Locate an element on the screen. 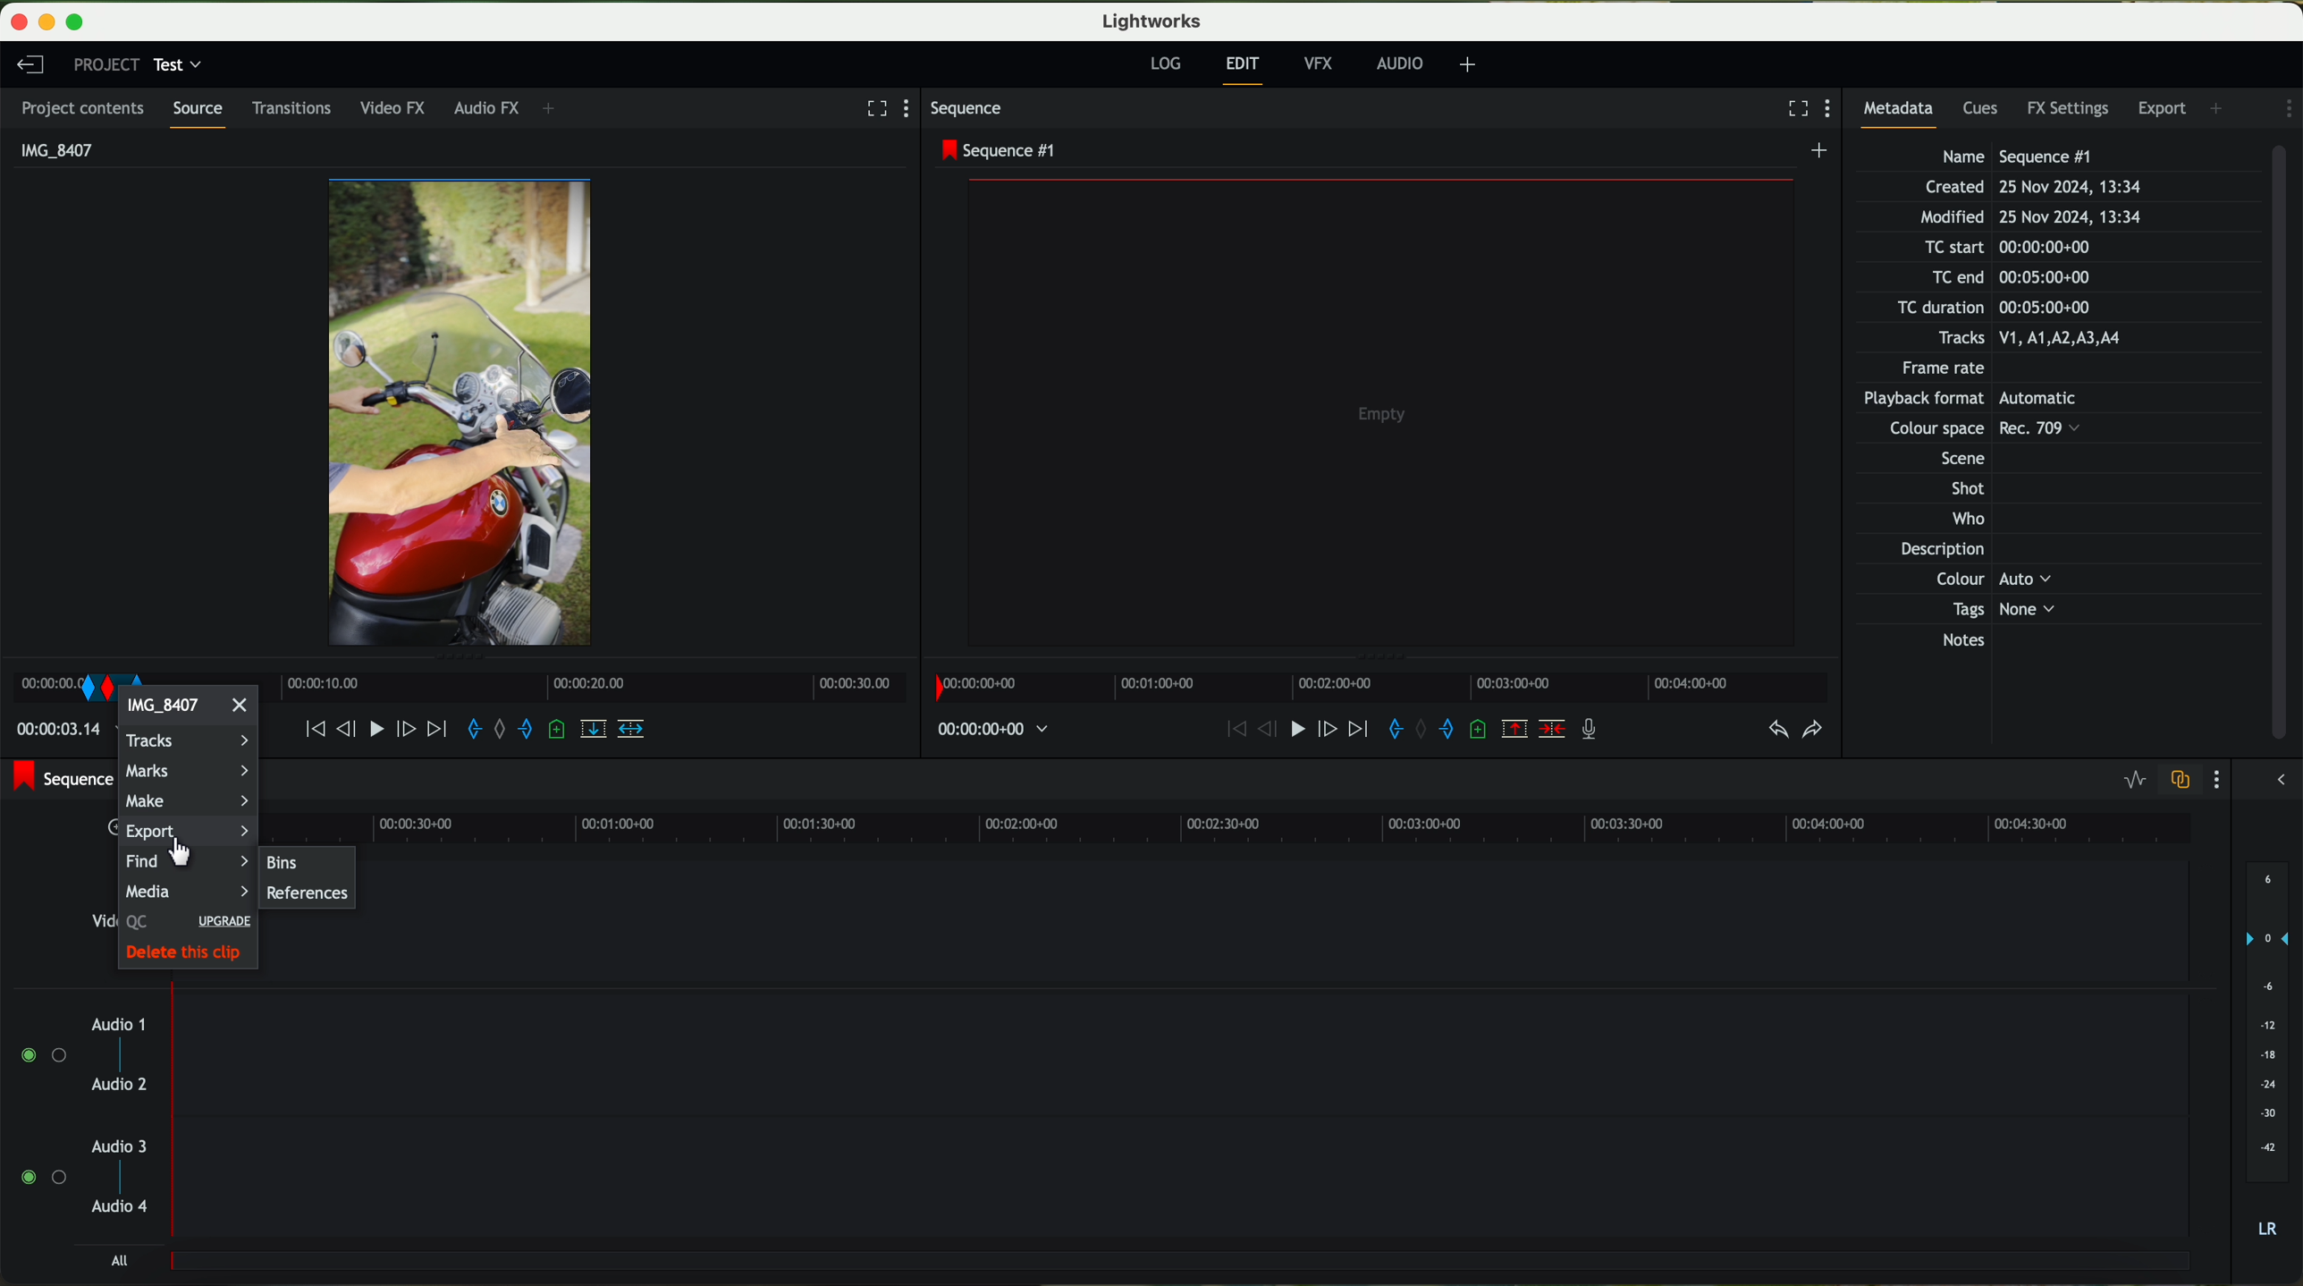 The height and width of the screenshot is (1286, 2303). marks is located at coordinates (190, 769).